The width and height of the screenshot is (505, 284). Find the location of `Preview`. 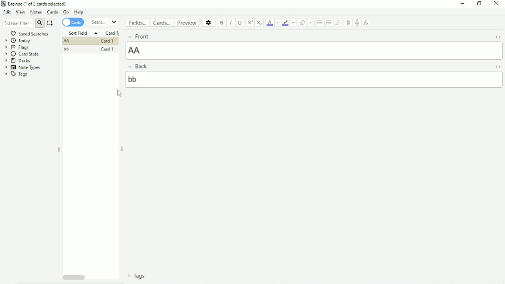

Preview is located at coordinates (187, 22).